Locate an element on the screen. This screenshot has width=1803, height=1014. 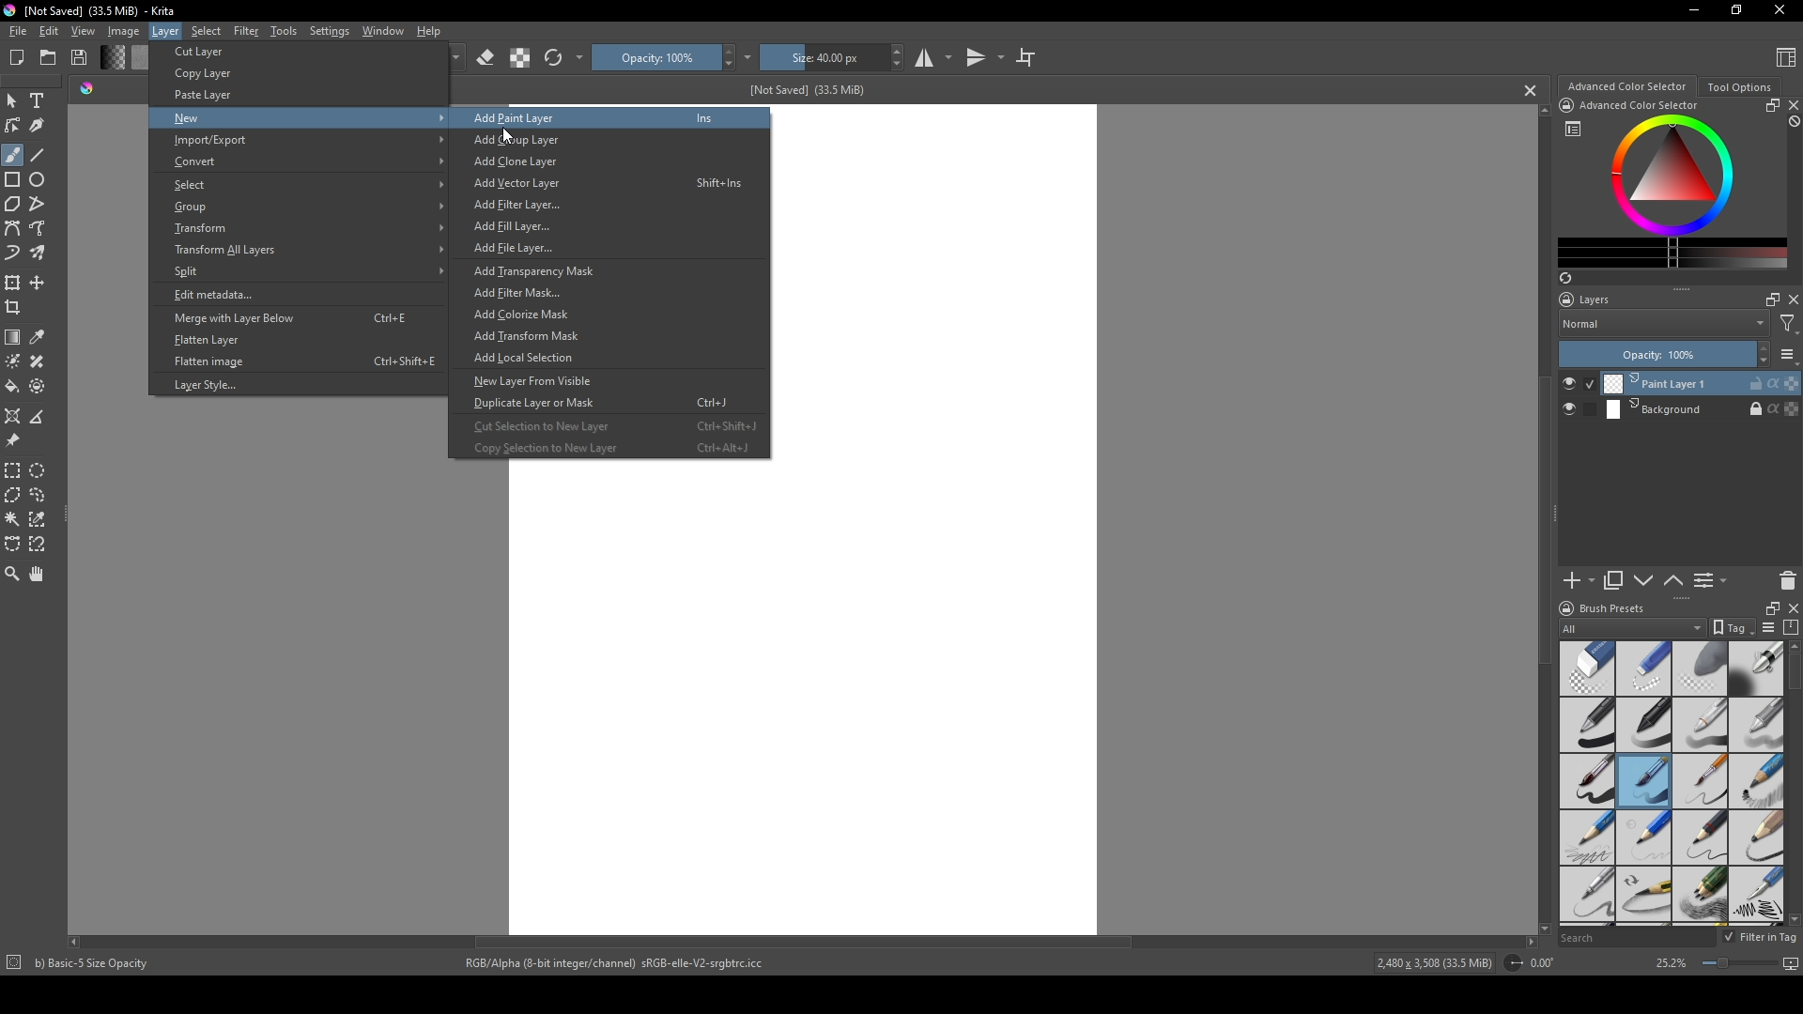
Image is located at coordinates (123, 31).